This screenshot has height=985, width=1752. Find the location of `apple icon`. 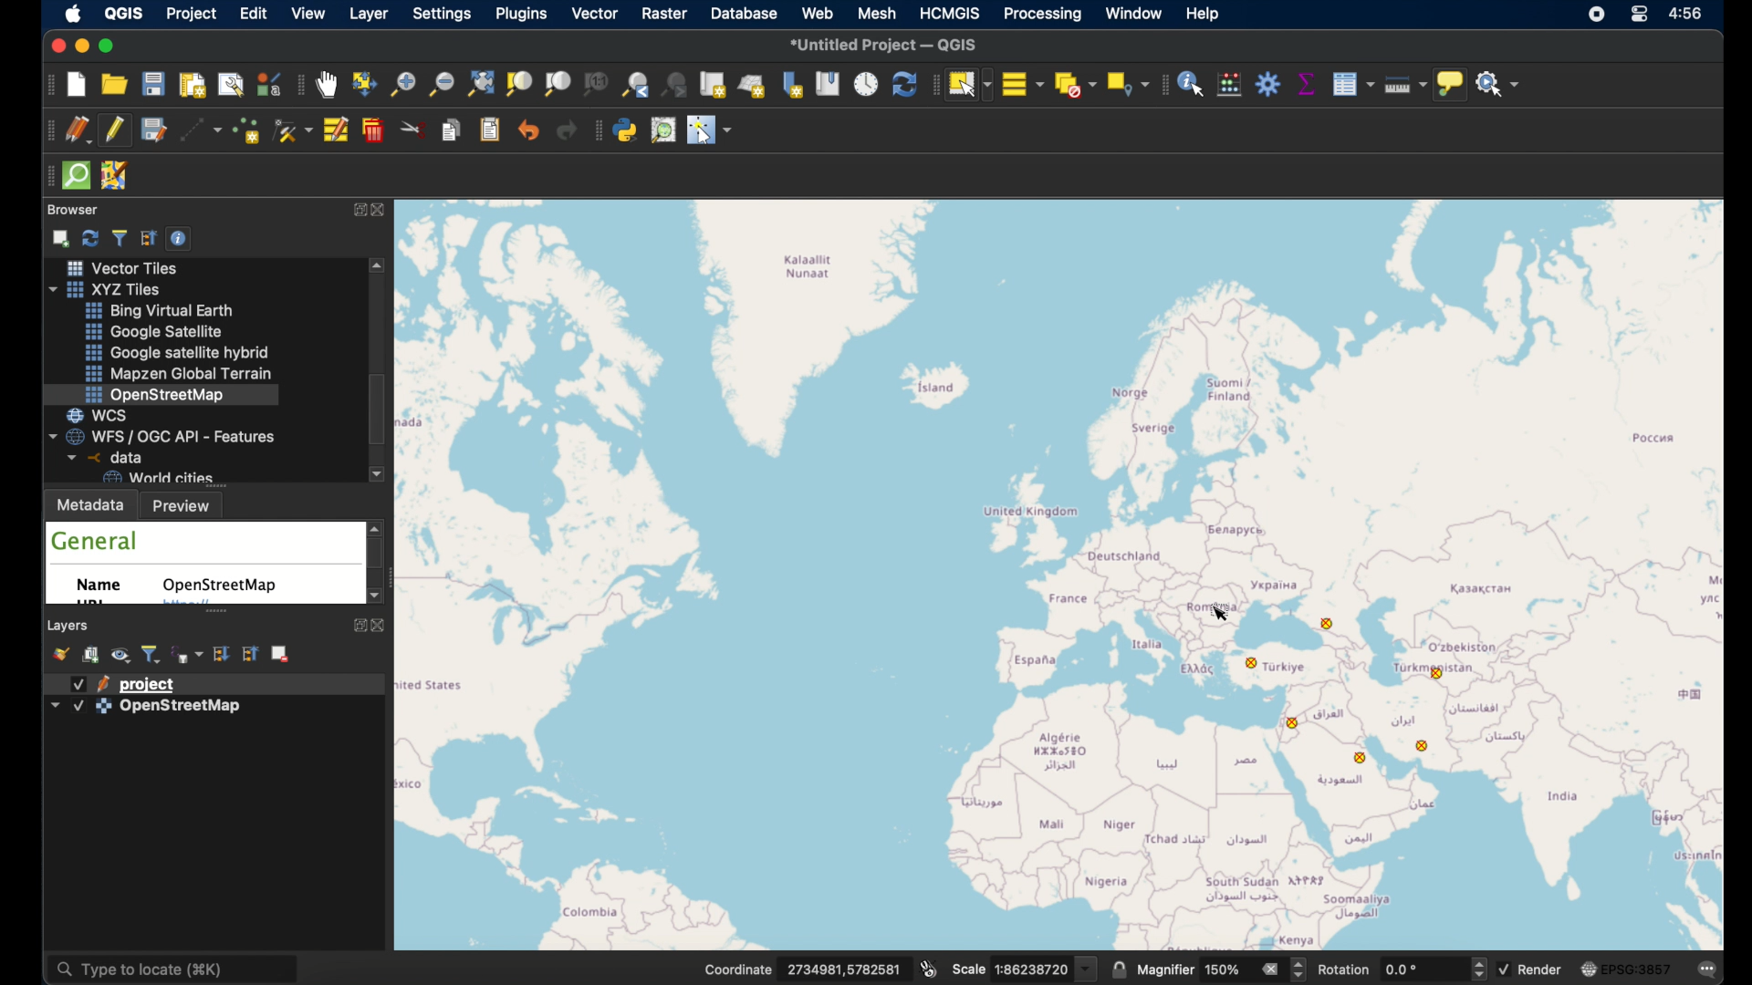

apple icon is located at coordinates (78, 16).